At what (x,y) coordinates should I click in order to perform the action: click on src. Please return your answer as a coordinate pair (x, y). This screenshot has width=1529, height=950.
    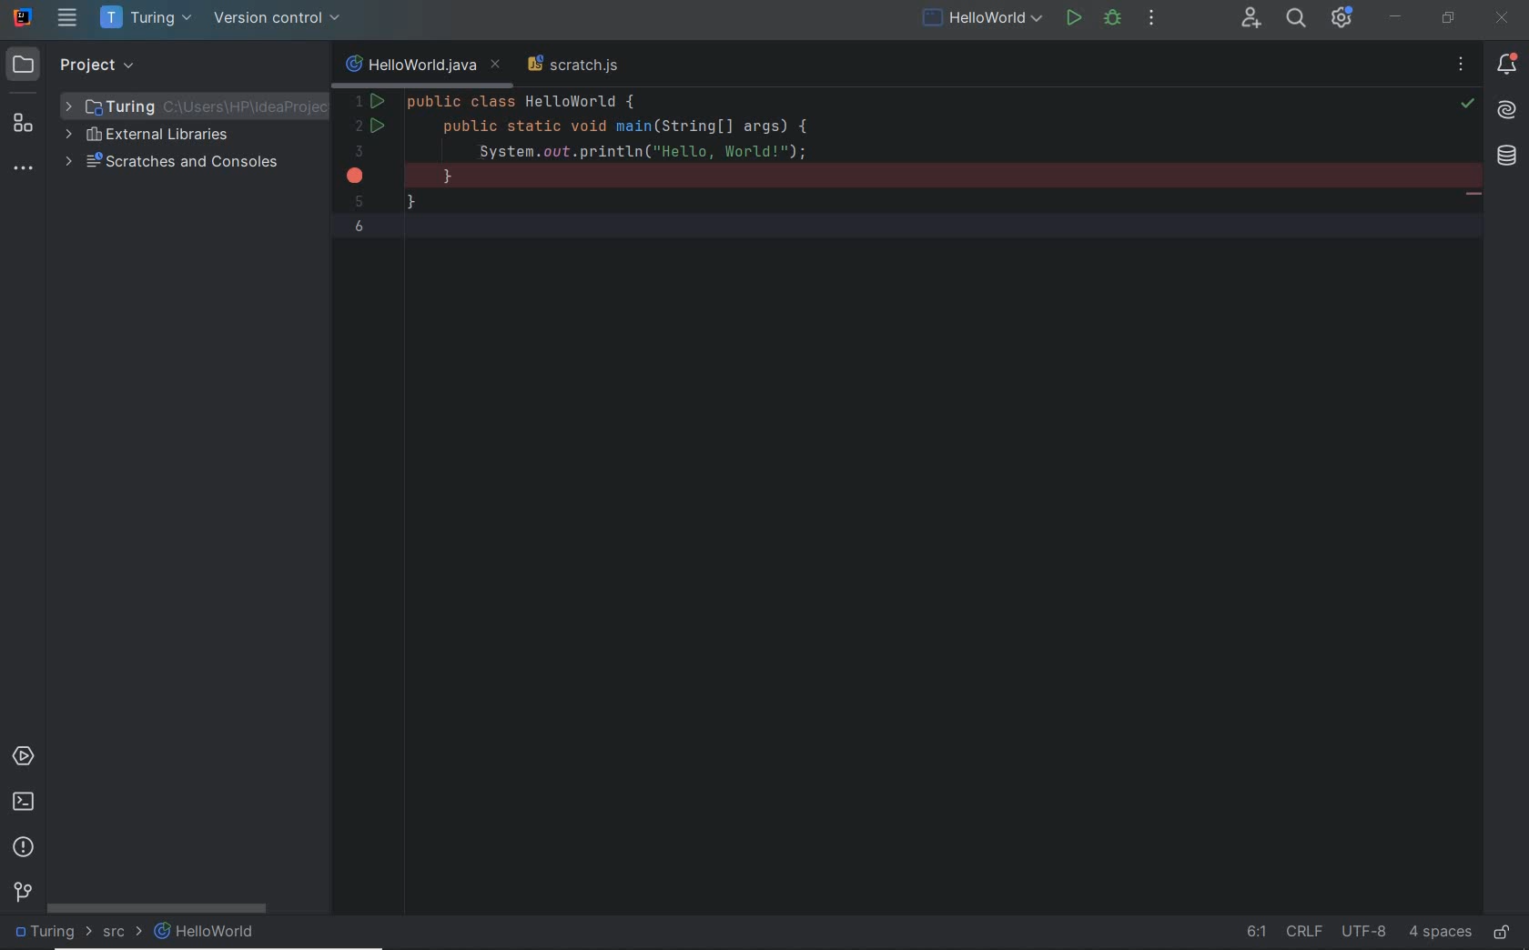
    Looking at the image, I should click on (119, 933).